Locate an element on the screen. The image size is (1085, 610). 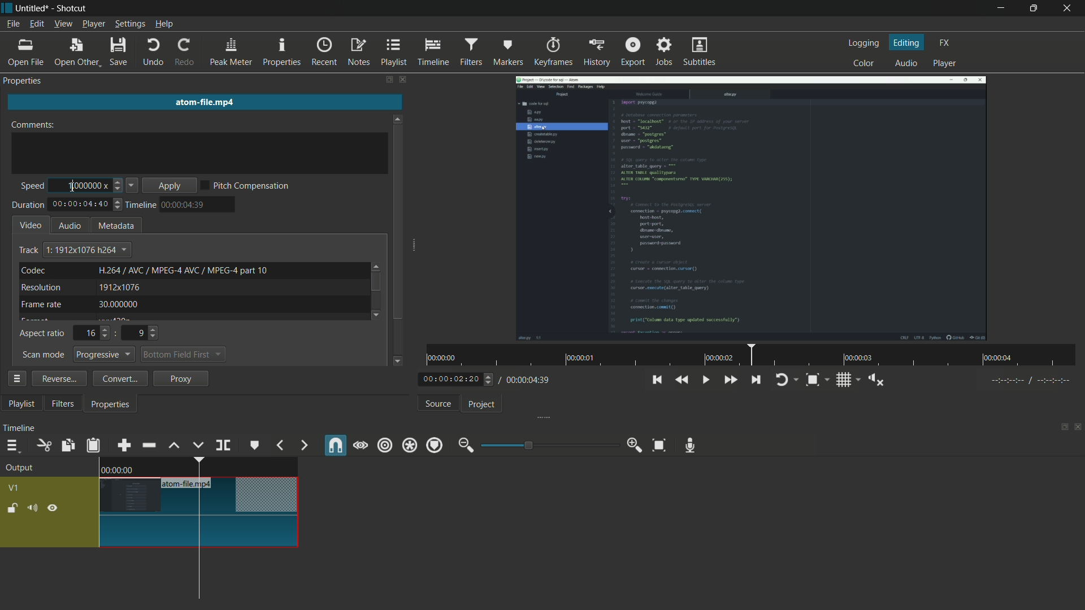
properties menu is located at coordinates (16, 378).